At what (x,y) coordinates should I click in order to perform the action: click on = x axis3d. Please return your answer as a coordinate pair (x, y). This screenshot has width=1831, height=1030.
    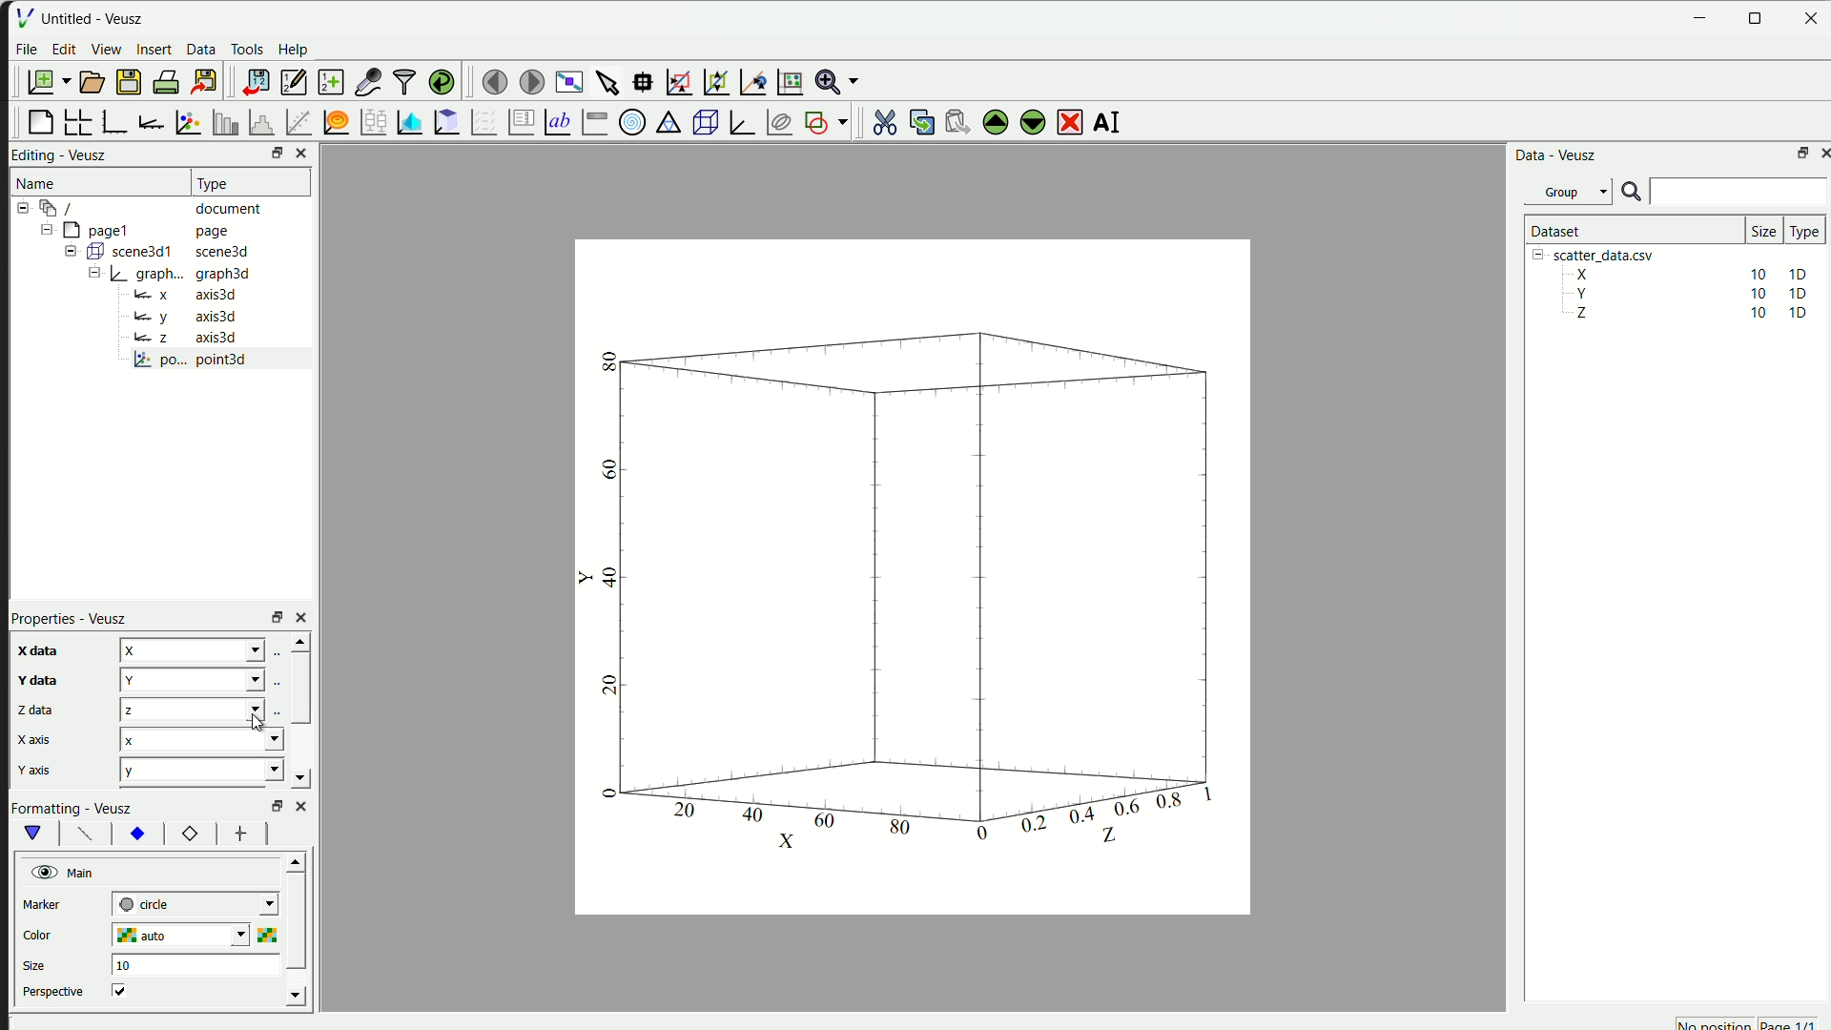
    Looking at the image, I should click on (195, 294).